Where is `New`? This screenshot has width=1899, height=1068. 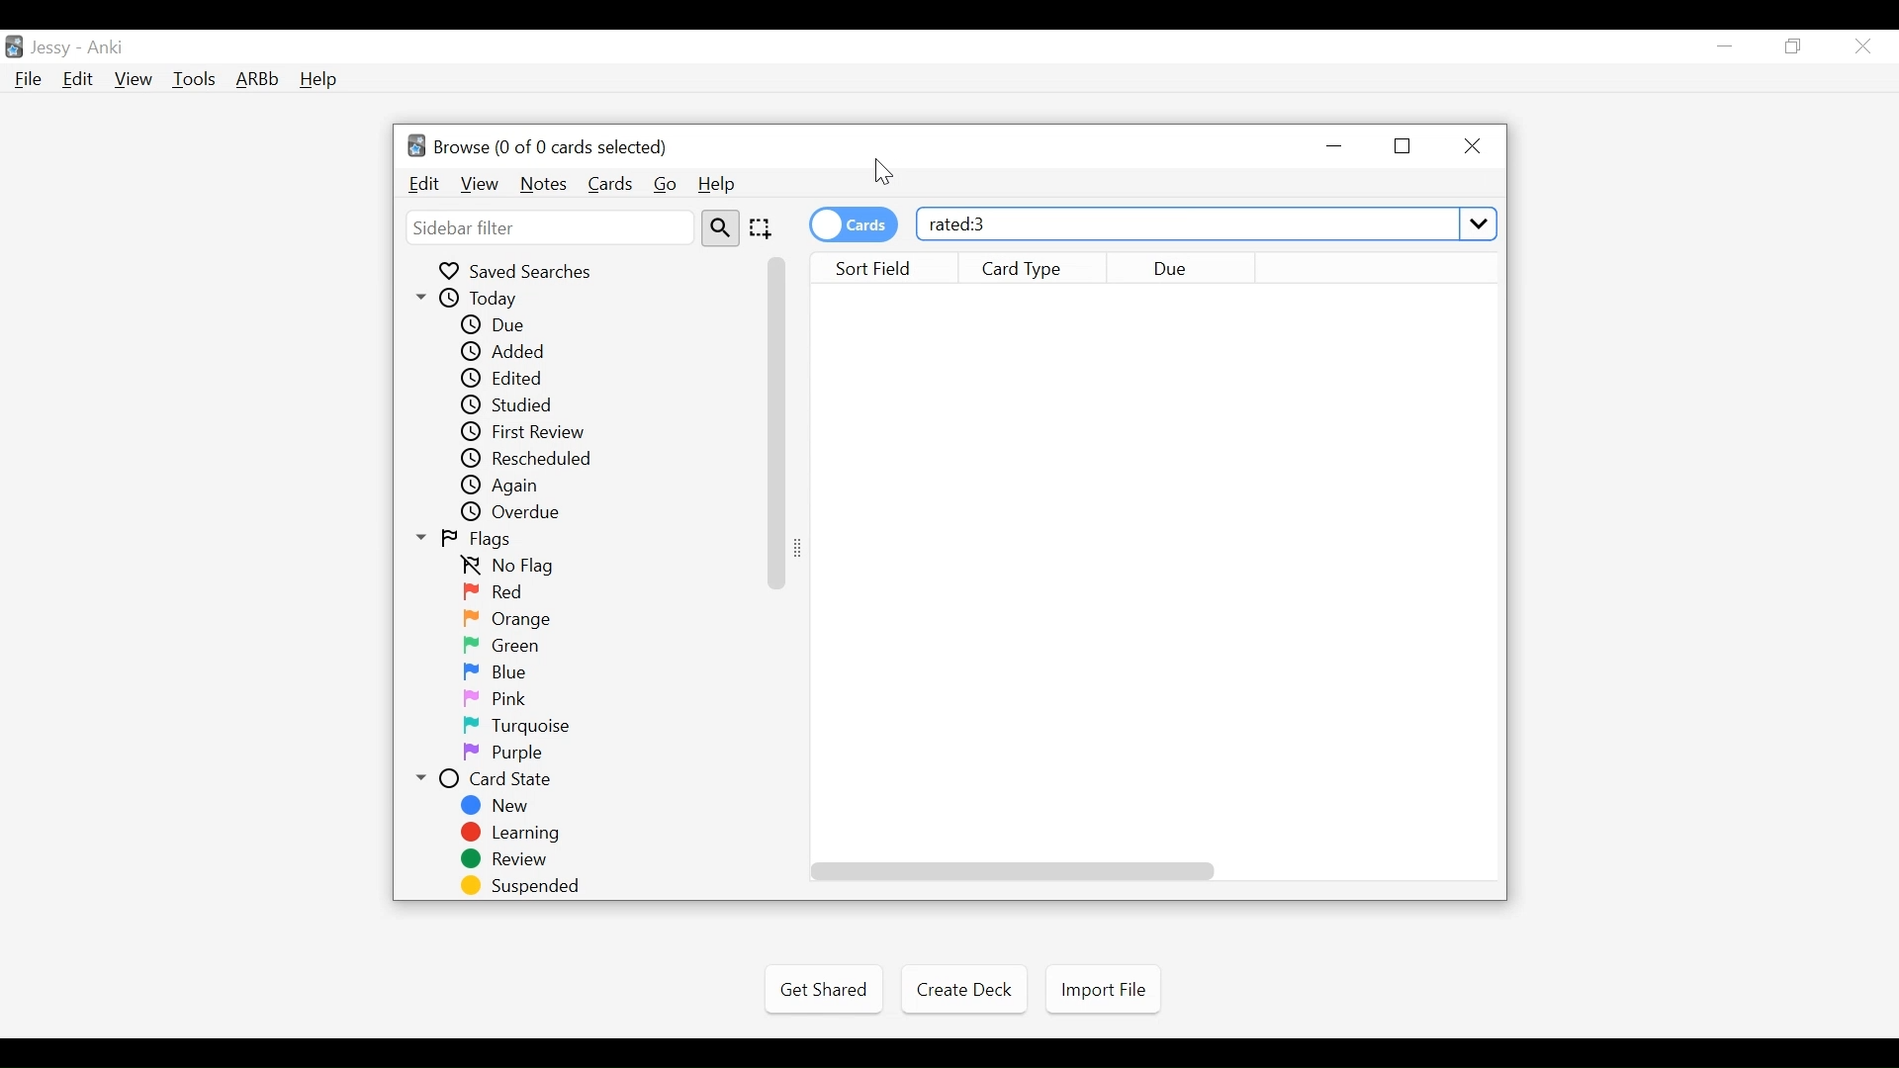 New is located at coordinates (499, 808).